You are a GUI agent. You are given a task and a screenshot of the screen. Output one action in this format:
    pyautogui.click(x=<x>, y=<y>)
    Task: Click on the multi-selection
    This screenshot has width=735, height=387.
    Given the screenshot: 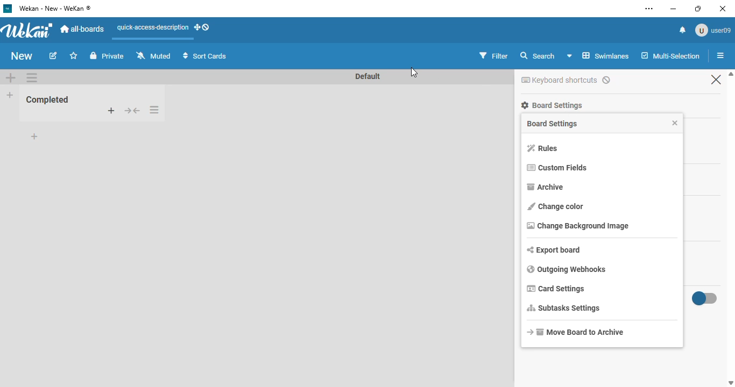 What is the action you would take?
    pyautogui.click(x=671, y=56)
    